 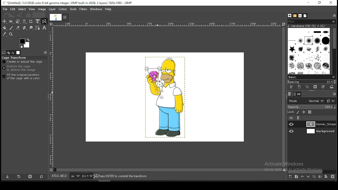 I want to click on crop tool, so click(x=31, y=21).